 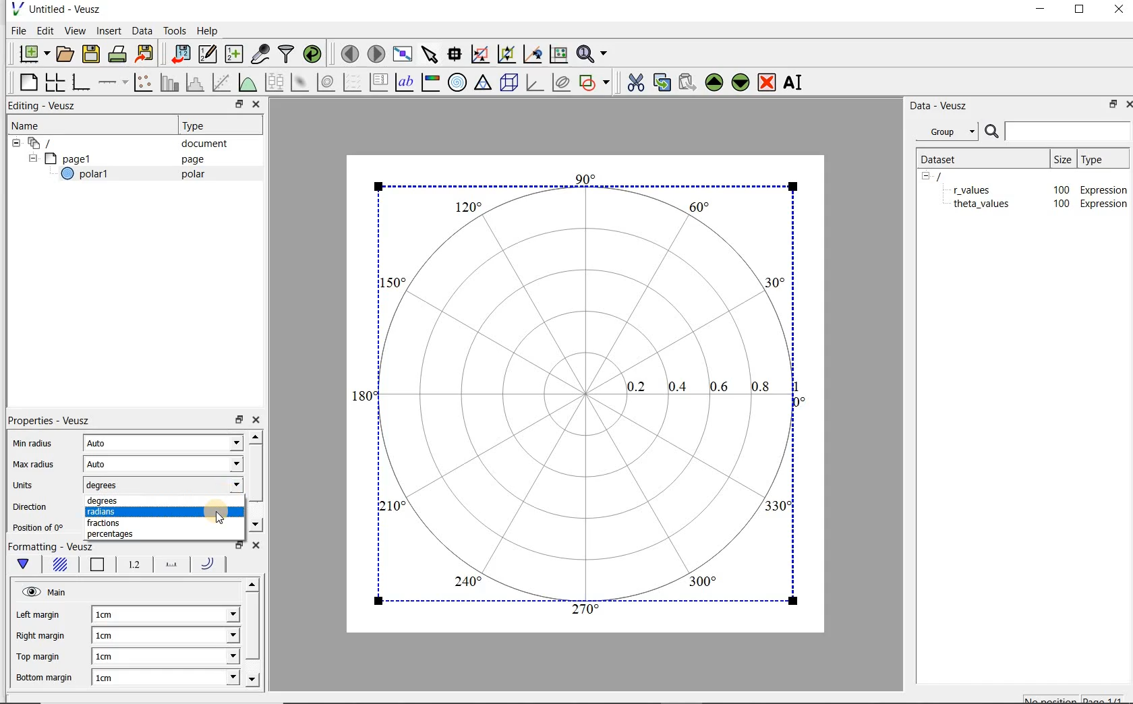 I want to click on Type, so click(x=199, y=125).